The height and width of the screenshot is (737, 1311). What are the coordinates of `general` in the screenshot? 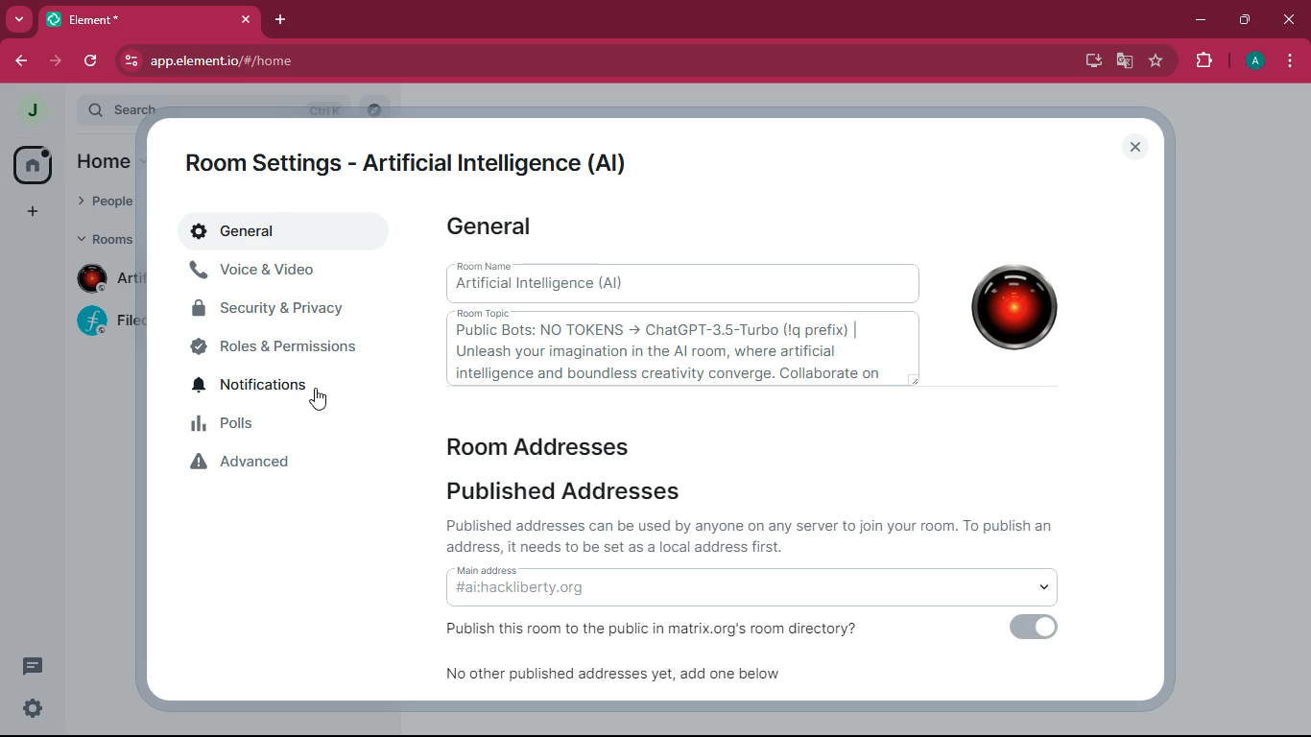 It's located at (495, 228).